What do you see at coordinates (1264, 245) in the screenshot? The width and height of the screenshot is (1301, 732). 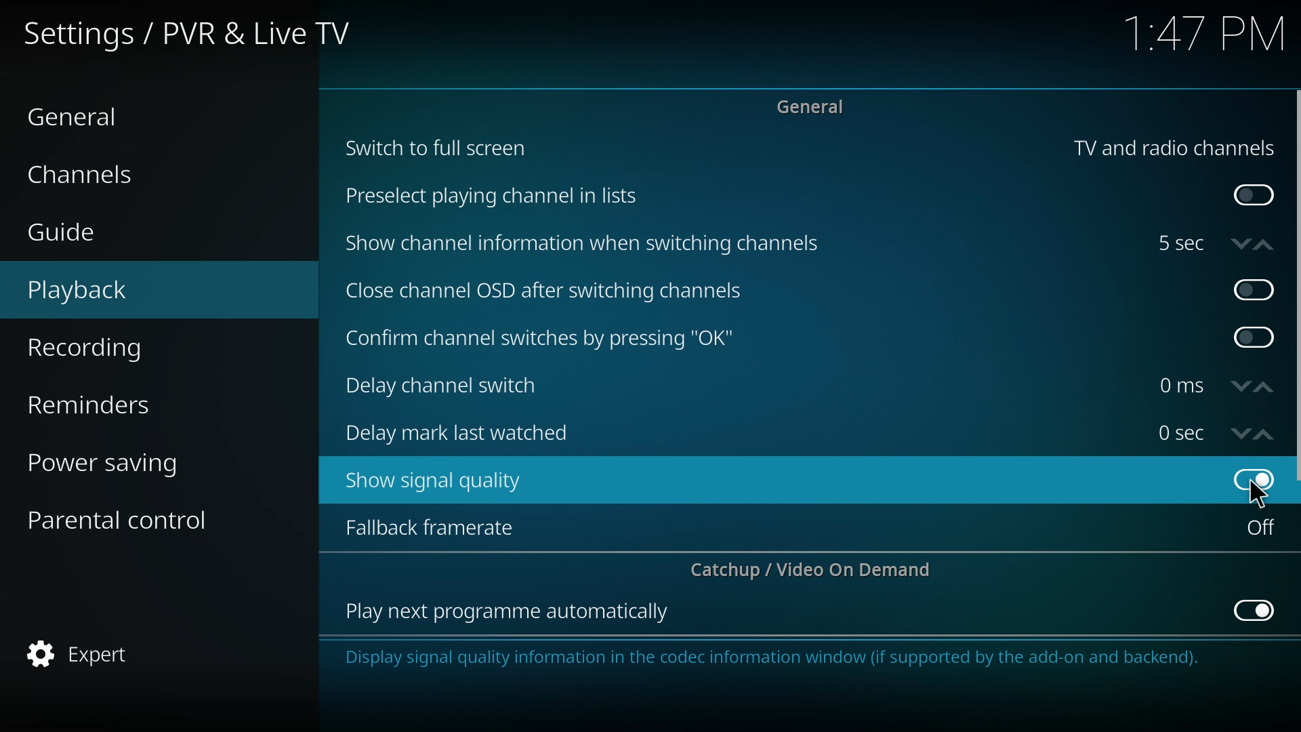 I see `increase time` at bounding box center [1264, 245].